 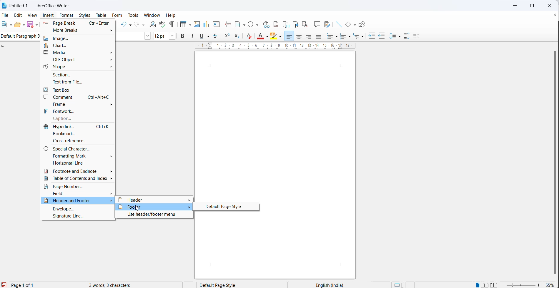 I want to click on help , so click(x=172, y=15).